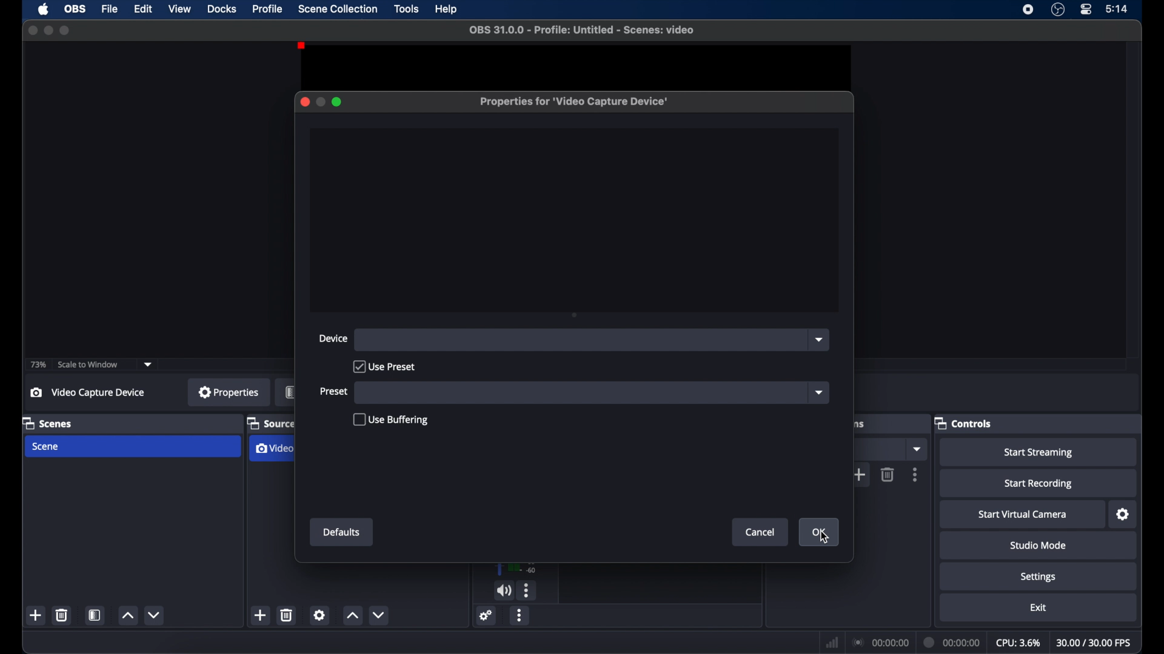  I want to click on Video Options, so click(273, 449).